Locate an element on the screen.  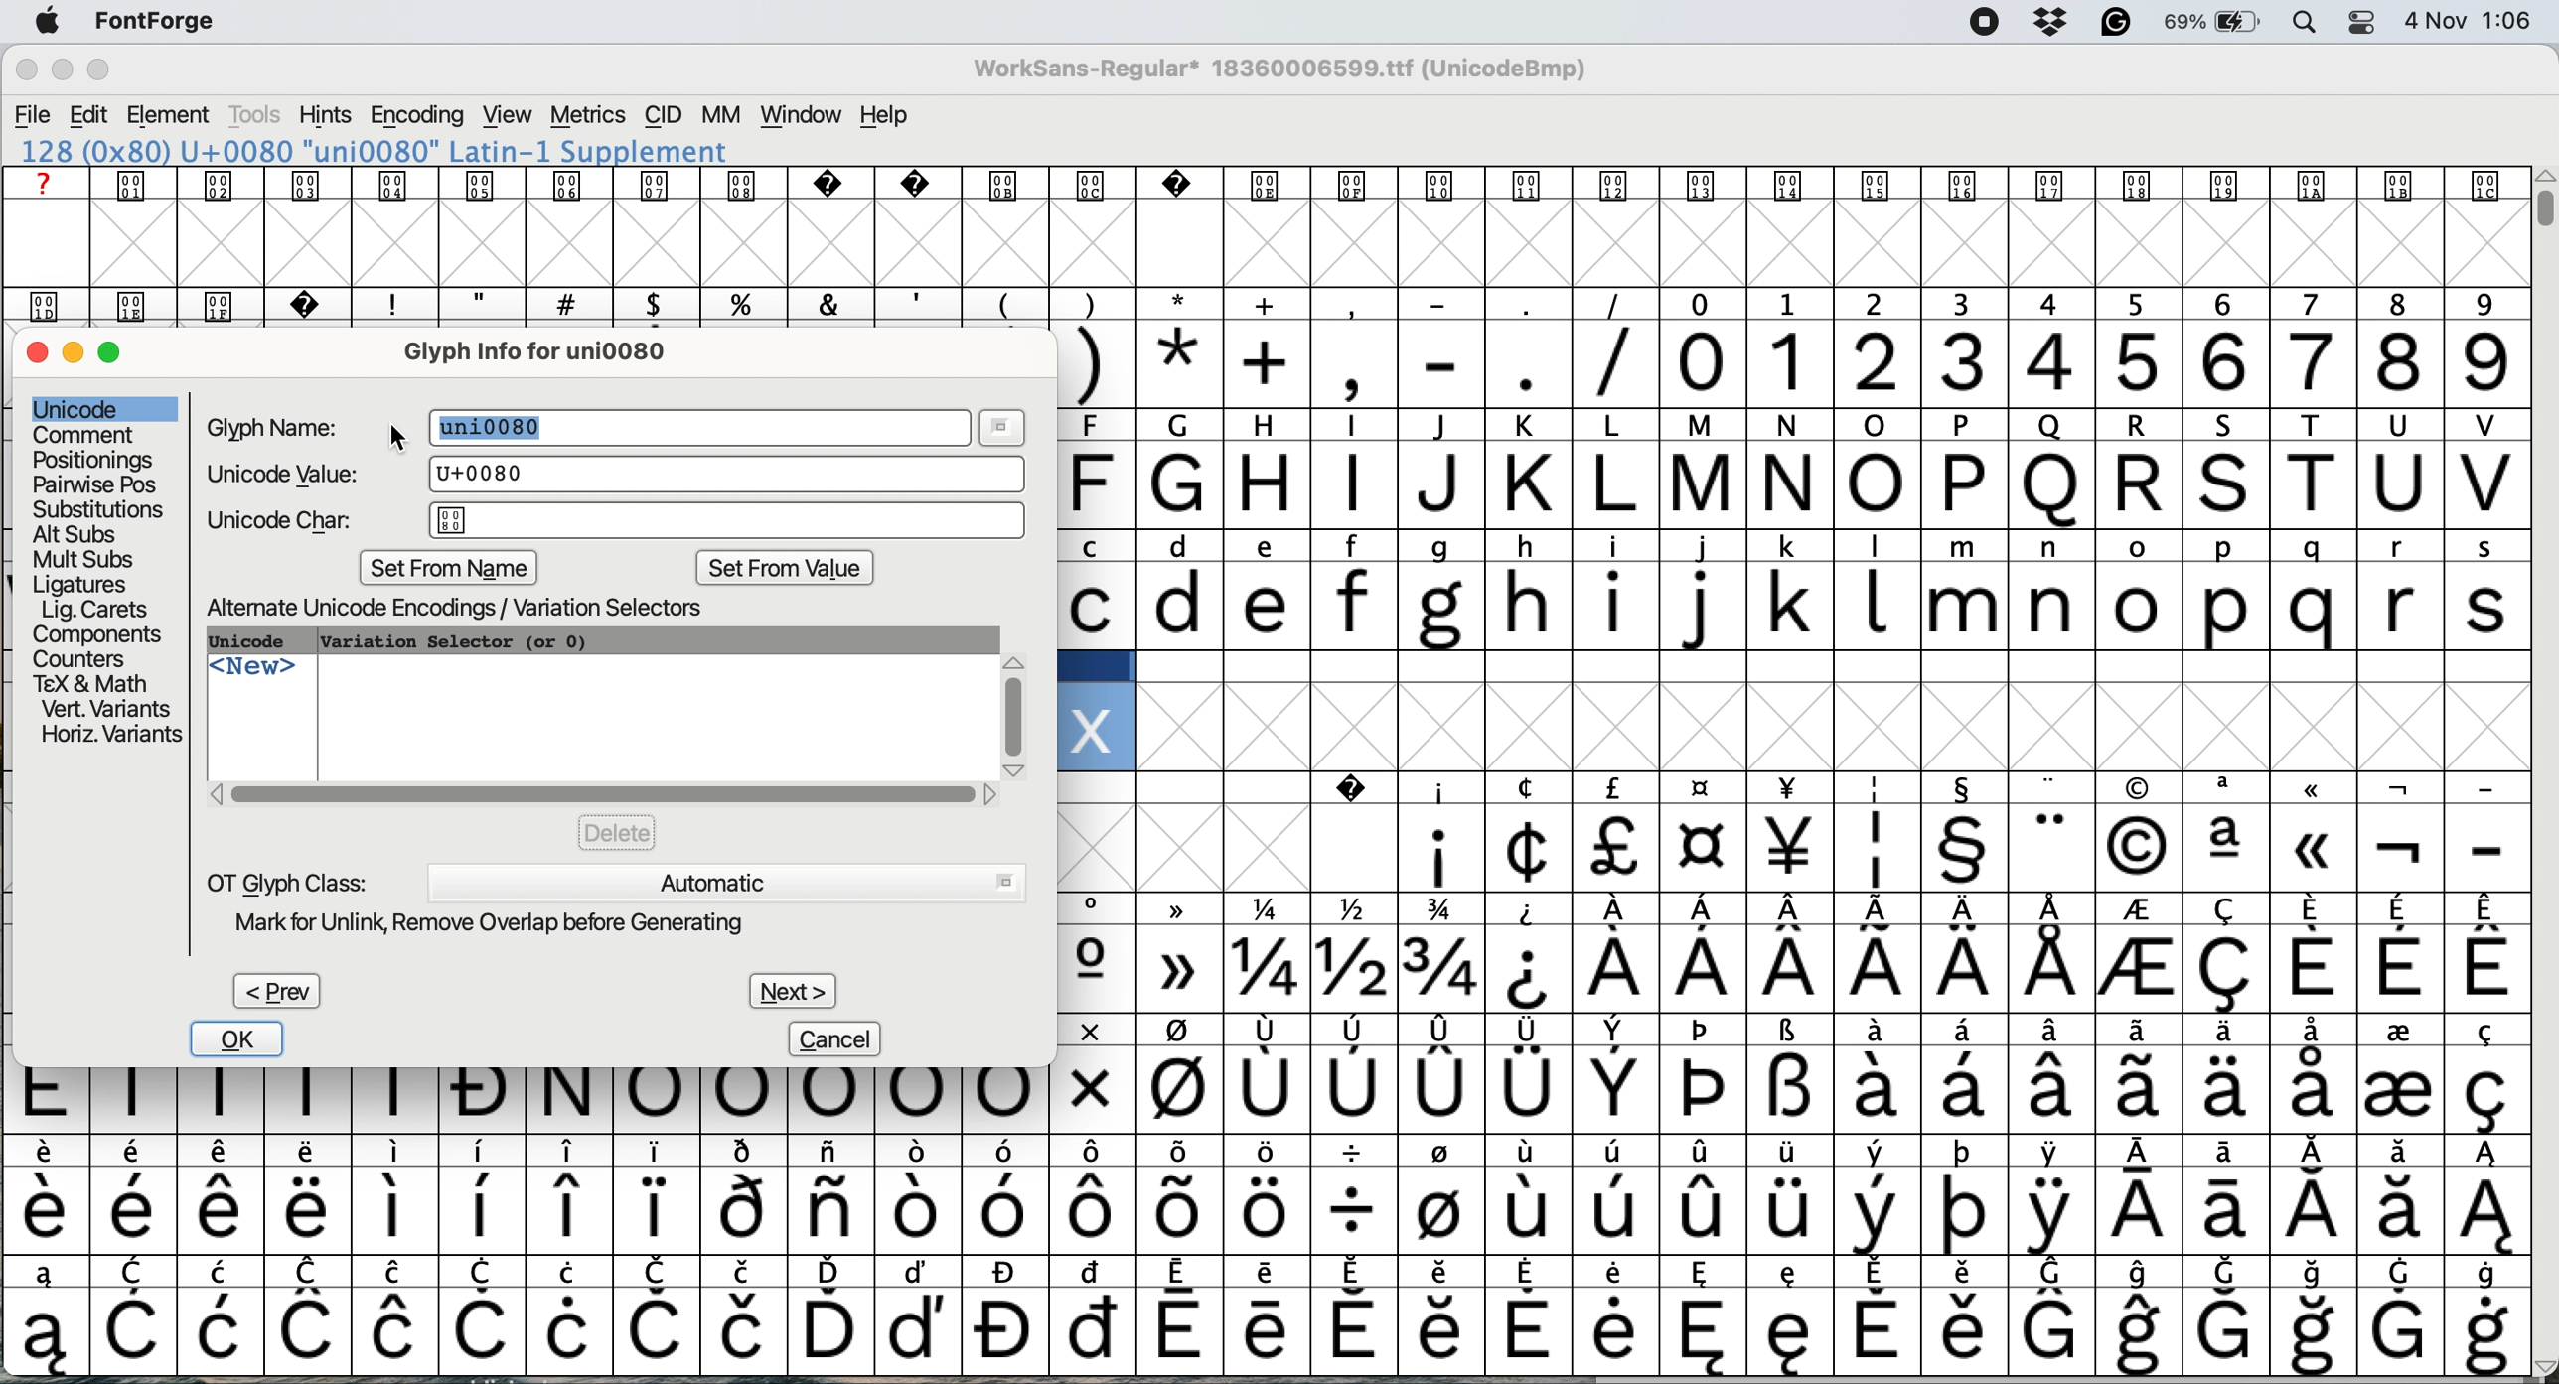
fontforge is located at coordinates (163, 25).